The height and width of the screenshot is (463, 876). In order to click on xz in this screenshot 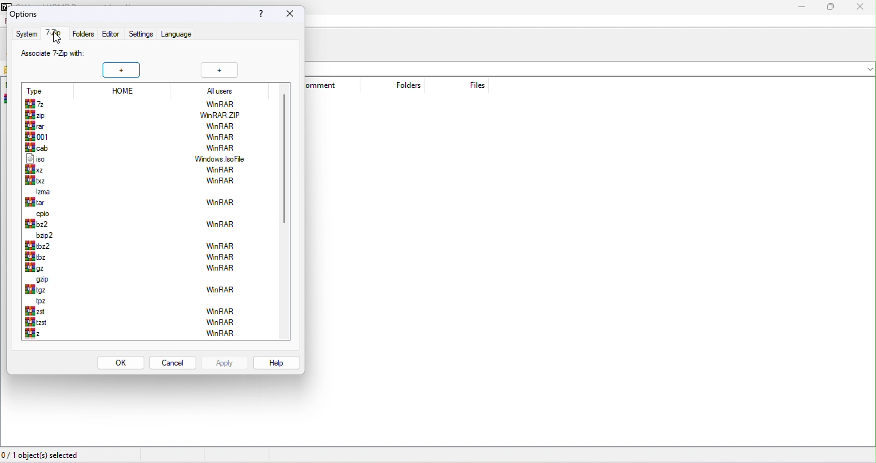, I will do `click(39, 169)`.